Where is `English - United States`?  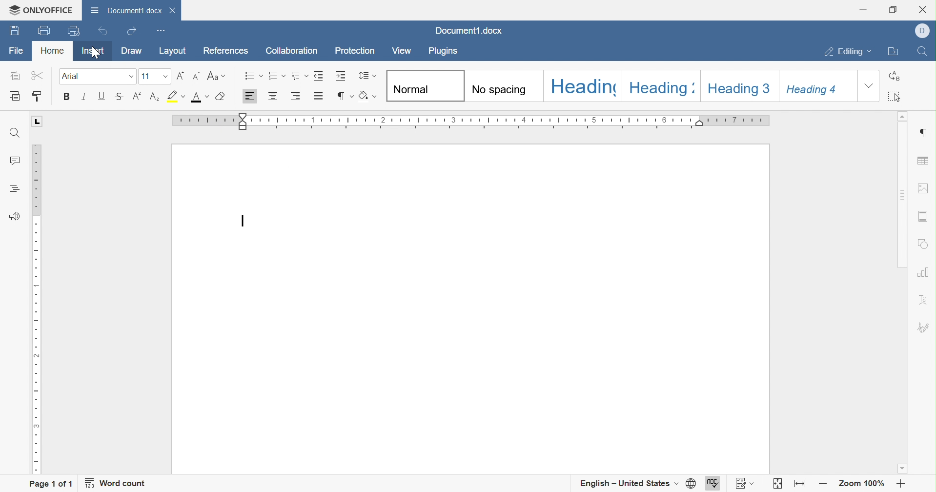
English - United States is located at coordinates (629, 482).